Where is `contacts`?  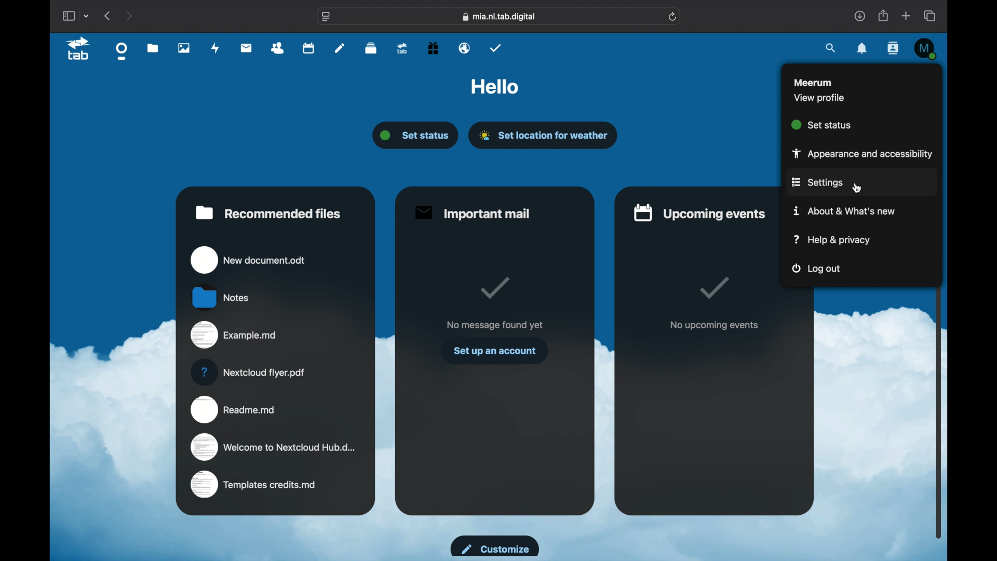 contacts is located at coordinates (892, 48).